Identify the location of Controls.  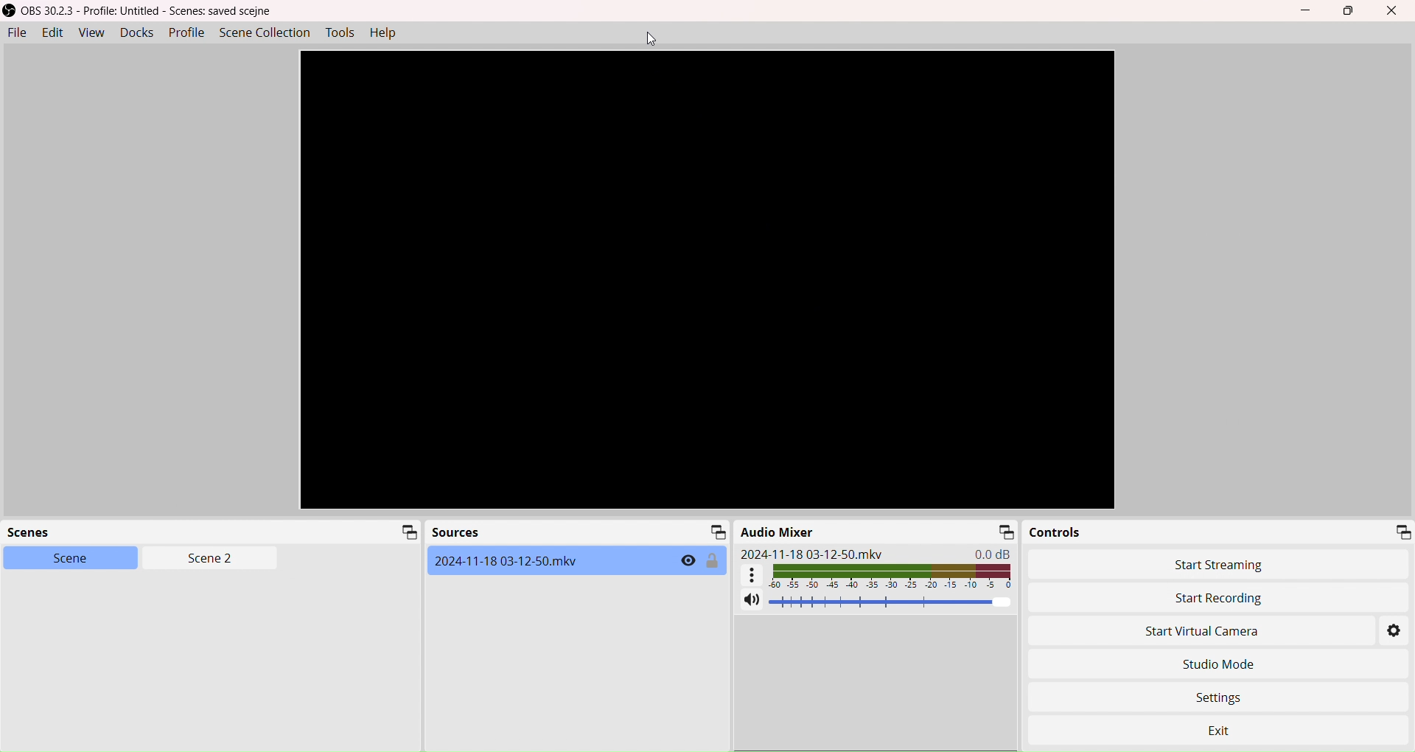
(1058, 532).